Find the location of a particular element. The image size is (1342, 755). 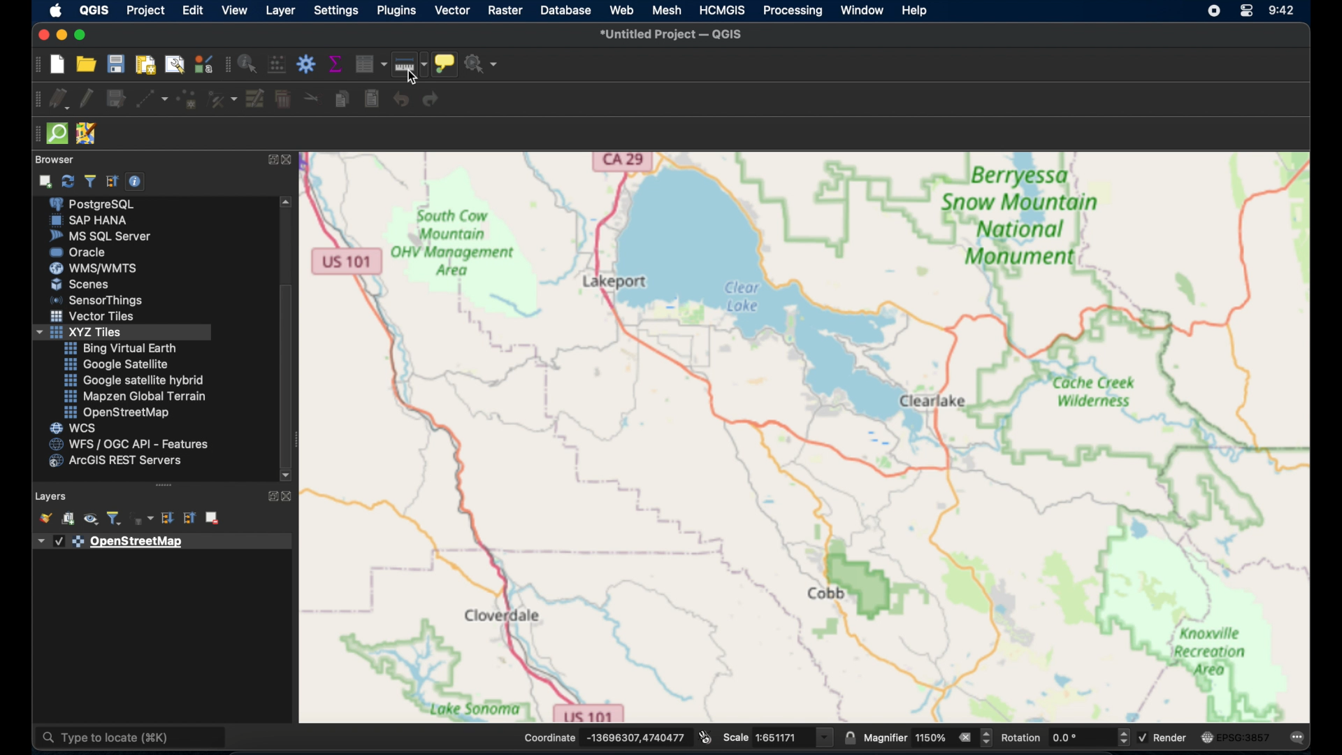

scroll box is located at coordinates (287, 373).